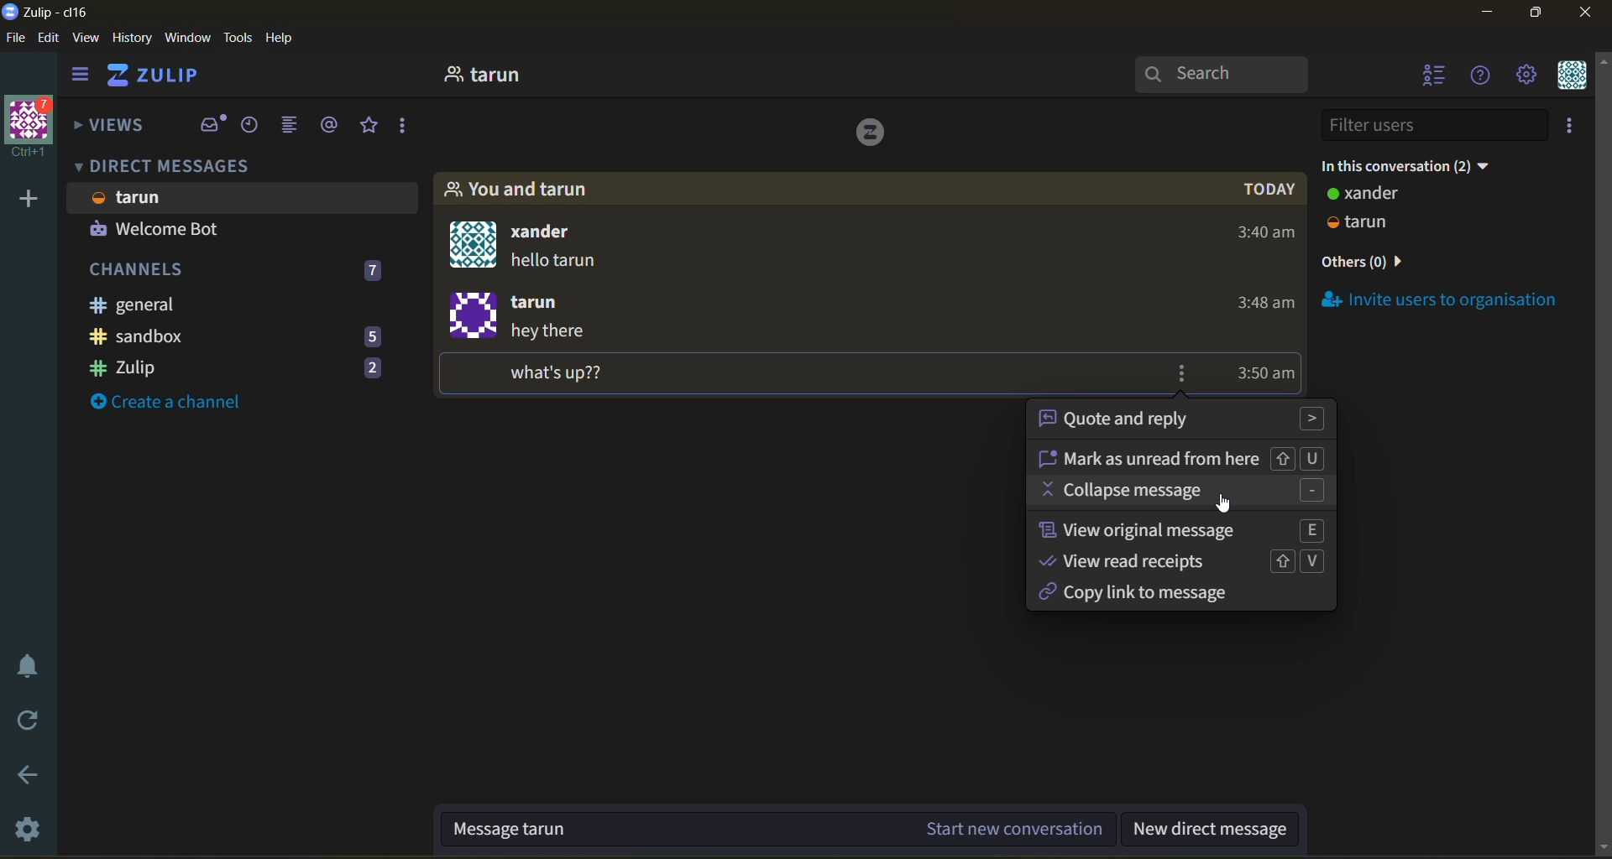  Describe the element at coordinates (1186, 492) in the screenshot. I see `collapse message` at that location.